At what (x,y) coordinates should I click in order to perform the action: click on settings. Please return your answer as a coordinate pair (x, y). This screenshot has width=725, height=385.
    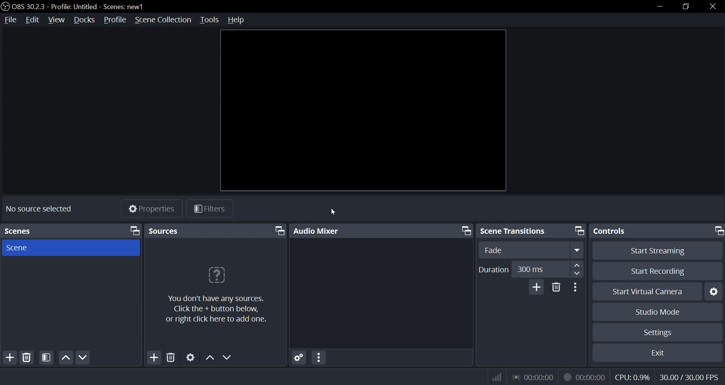
    Looking at the image, I should click on (189, 358).